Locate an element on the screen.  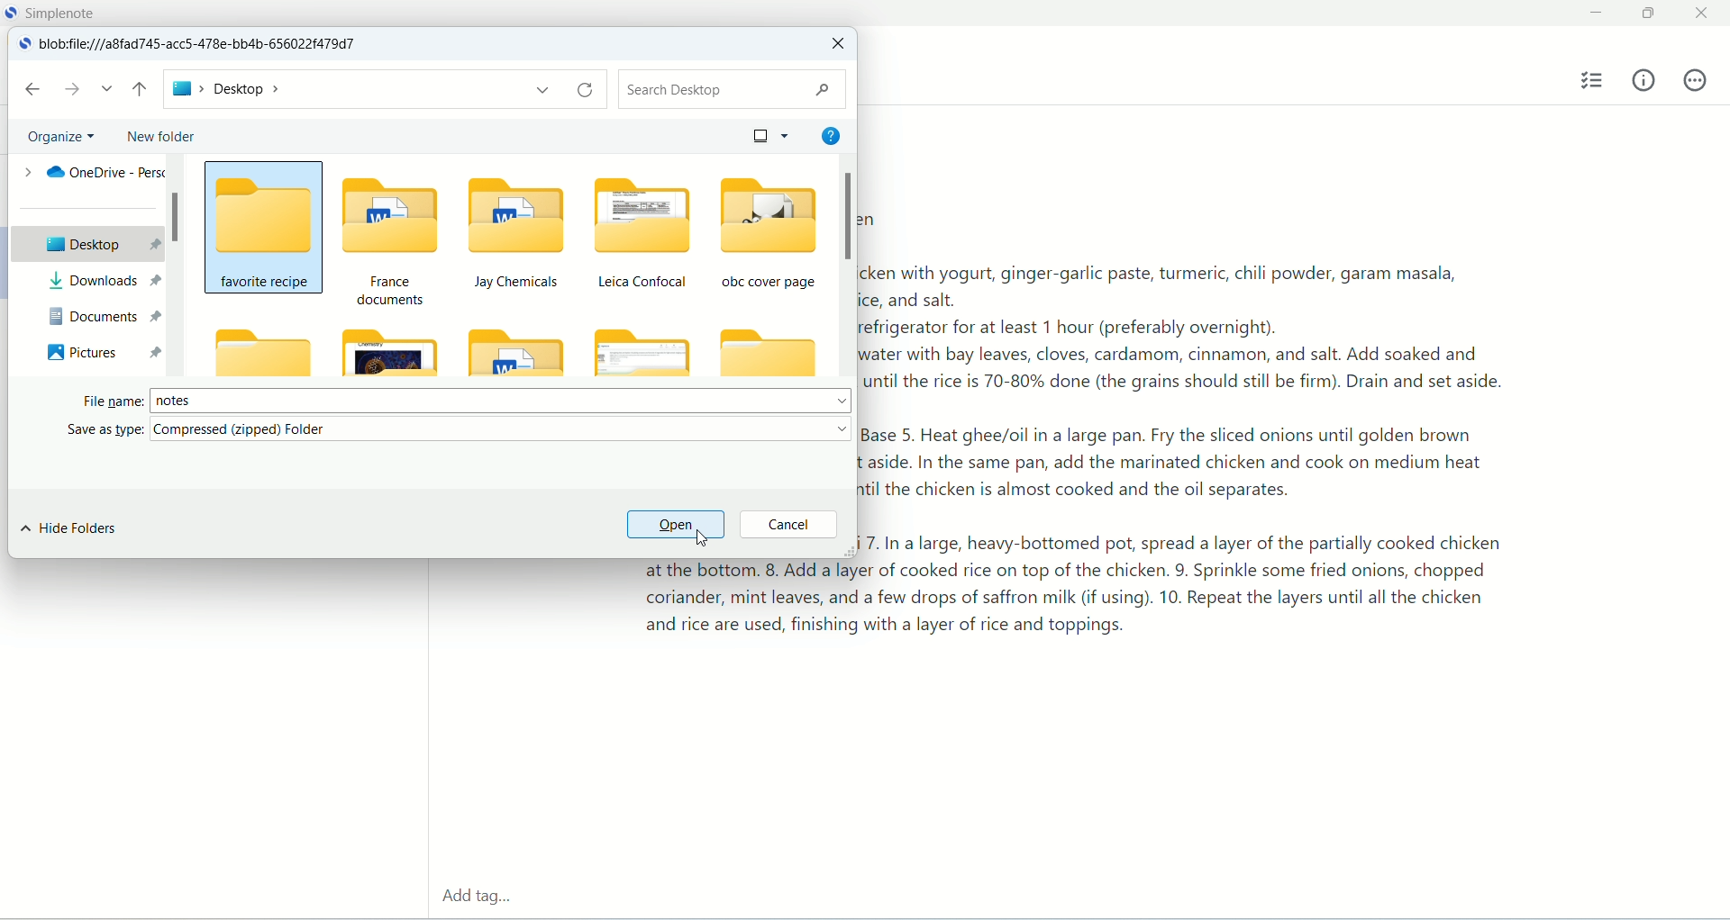
cursor is located at coordinates (706, 538).